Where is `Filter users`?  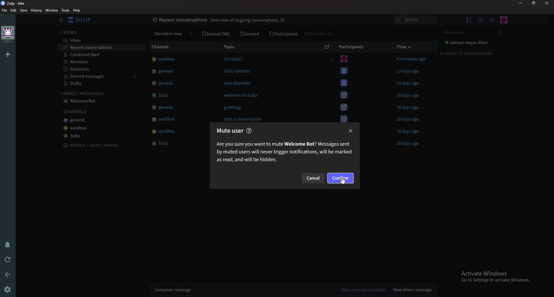
Filter users is located at coordinates (468, 32).